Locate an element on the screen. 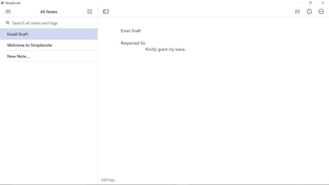  New Note... is located at coordinates (18, 55).